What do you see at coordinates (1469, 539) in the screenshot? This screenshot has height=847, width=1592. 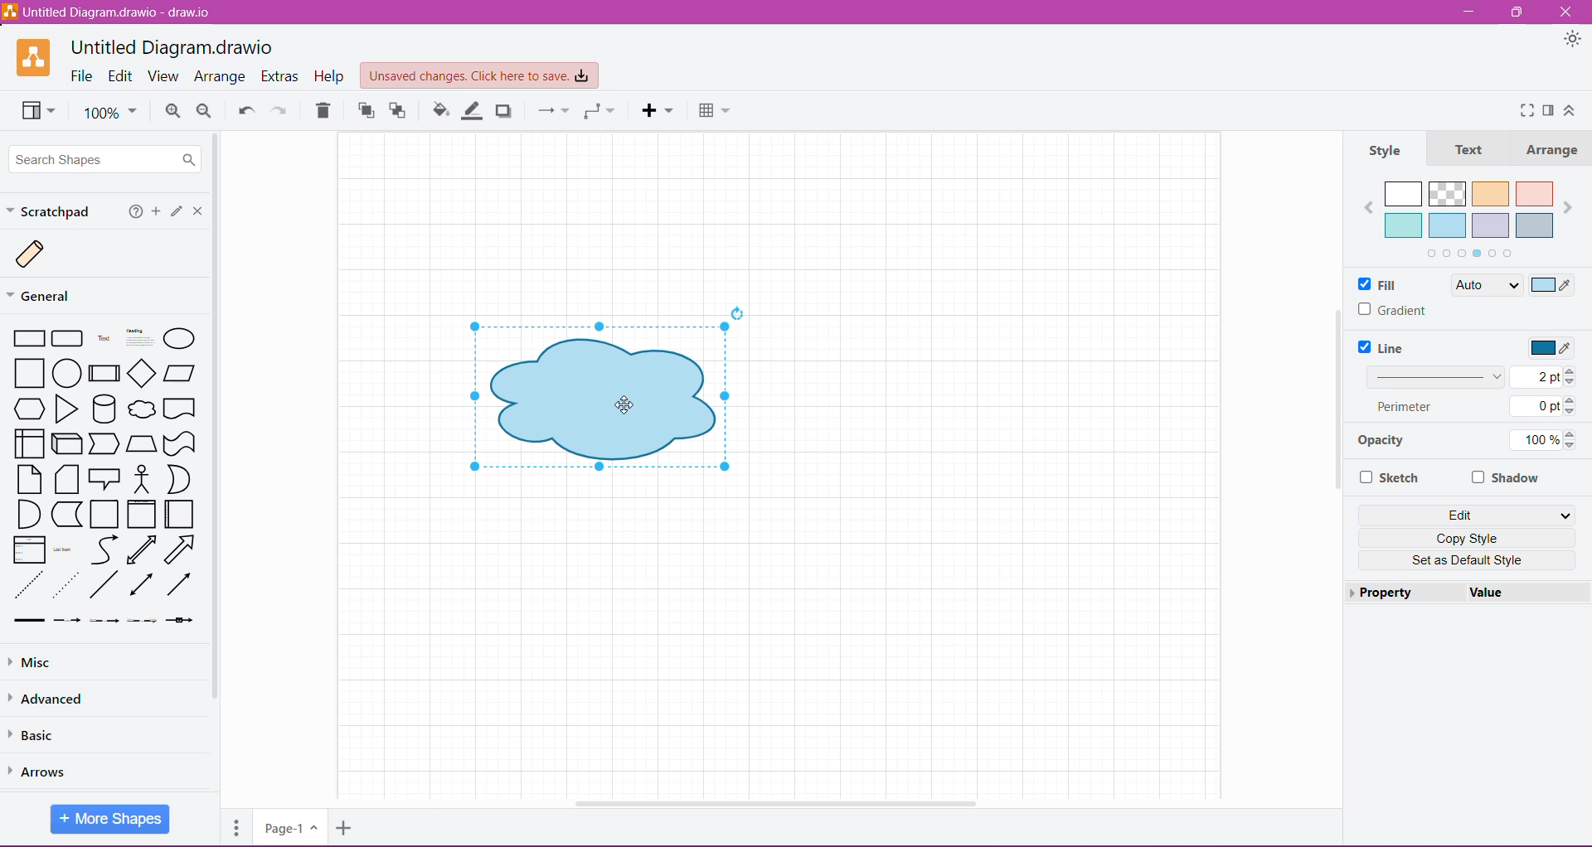 I see `Copy Style` at bounding box center [1469, 539].